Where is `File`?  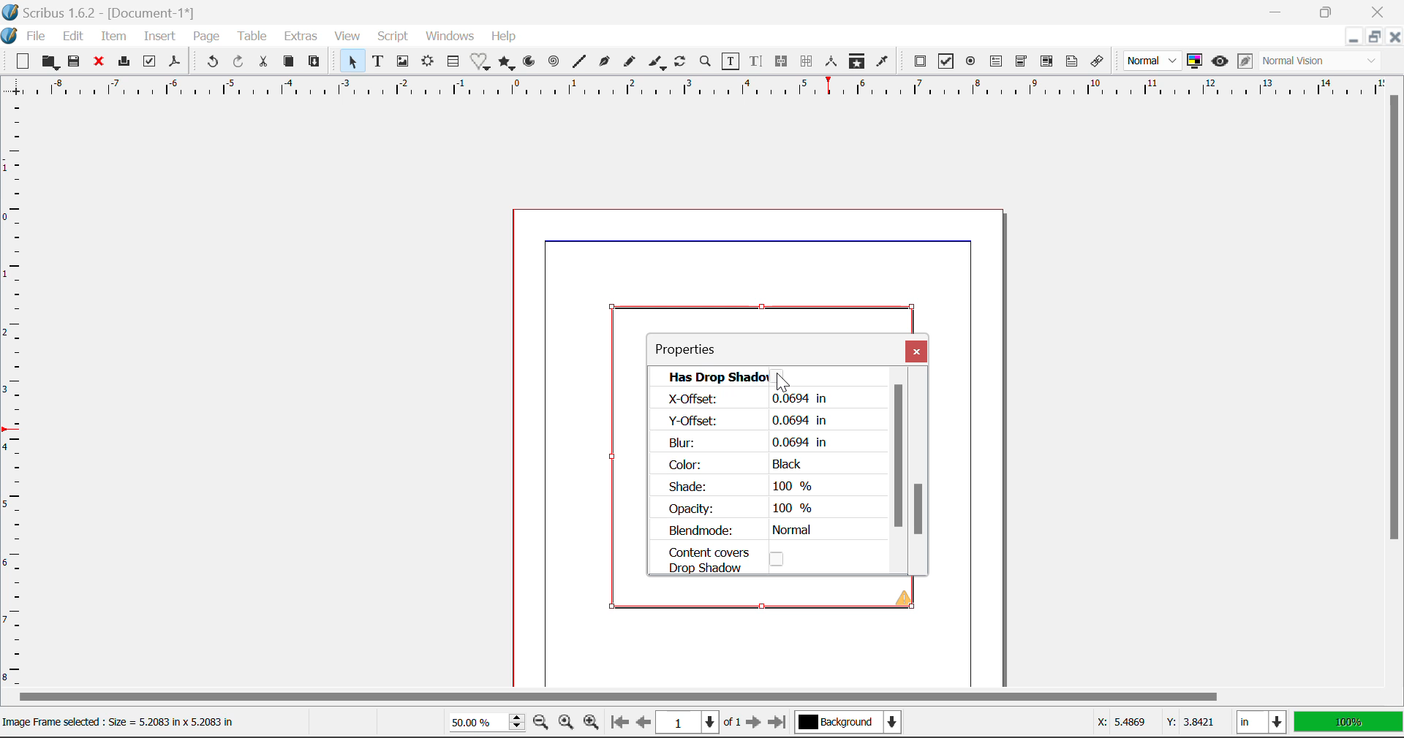 File is located at coordinates (37, 37).